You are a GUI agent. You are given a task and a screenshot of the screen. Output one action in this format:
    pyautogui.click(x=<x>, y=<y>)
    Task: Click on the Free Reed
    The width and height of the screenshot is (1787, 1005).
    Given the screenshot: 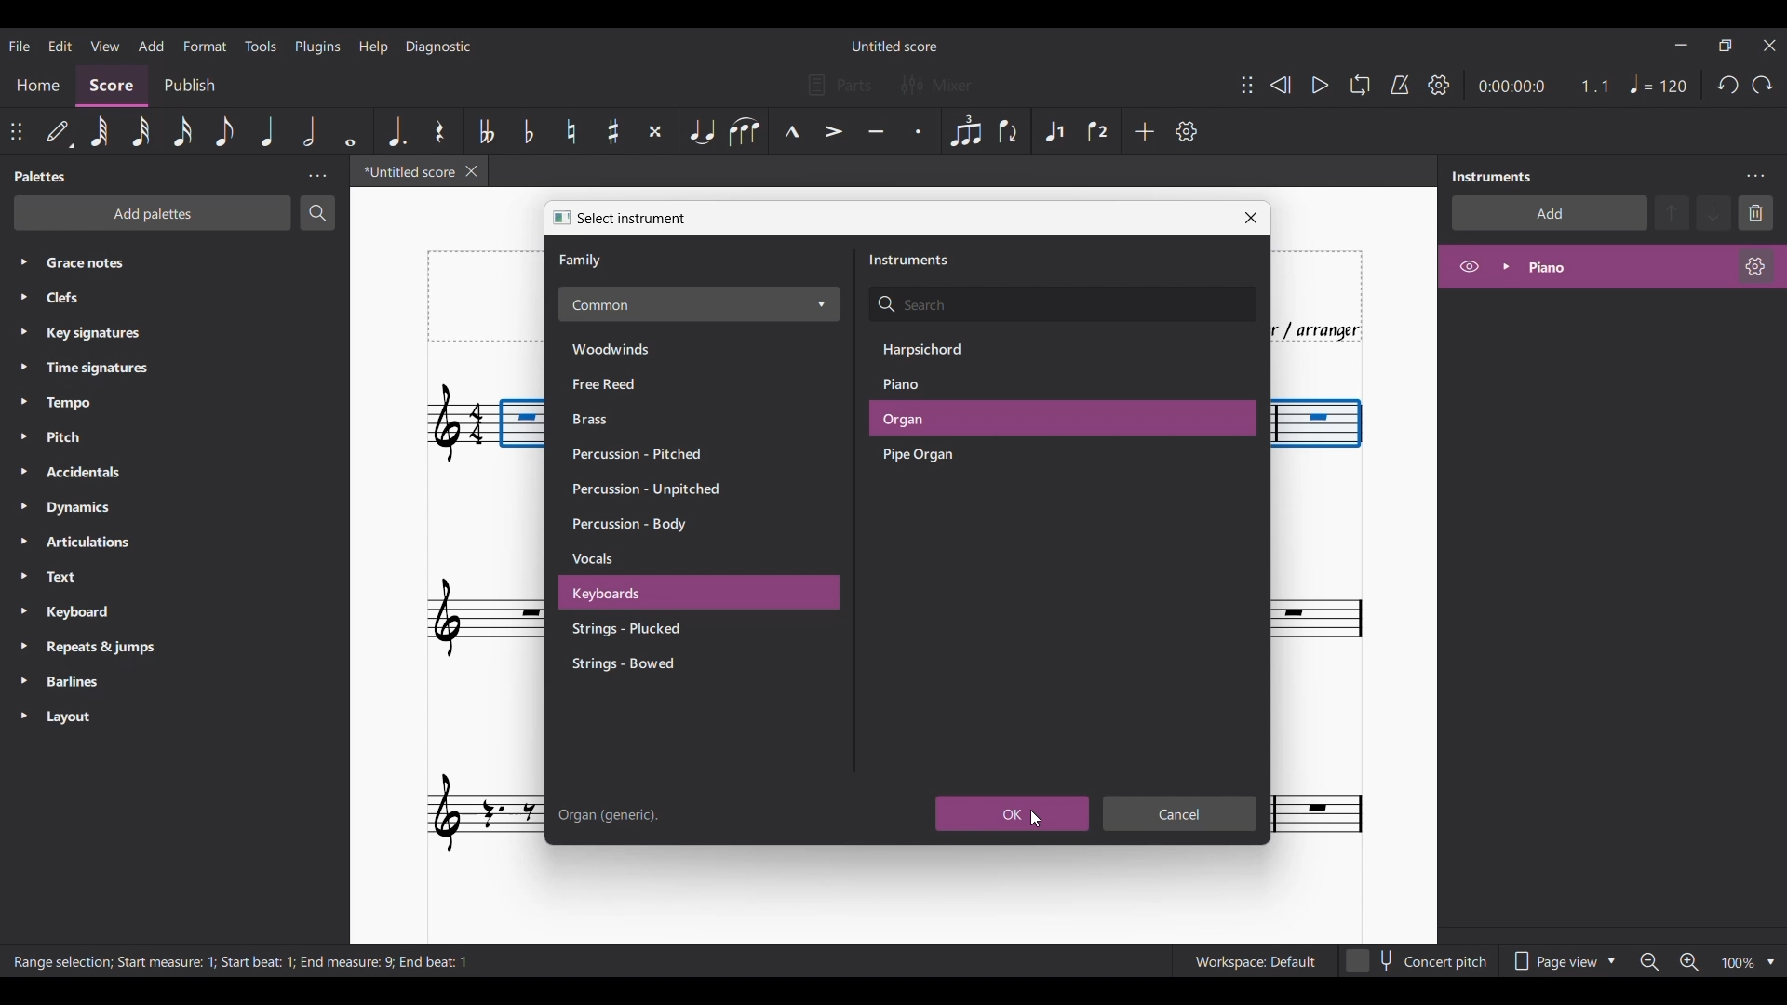 What is the action you would take?
    pyautogui.click(x=631, y=384)
    